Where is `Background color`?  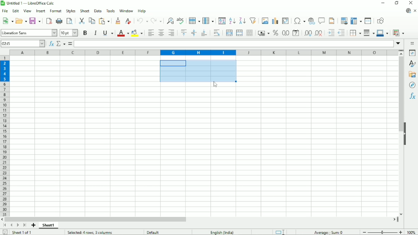
Background color is located at coordinates (137, 33).